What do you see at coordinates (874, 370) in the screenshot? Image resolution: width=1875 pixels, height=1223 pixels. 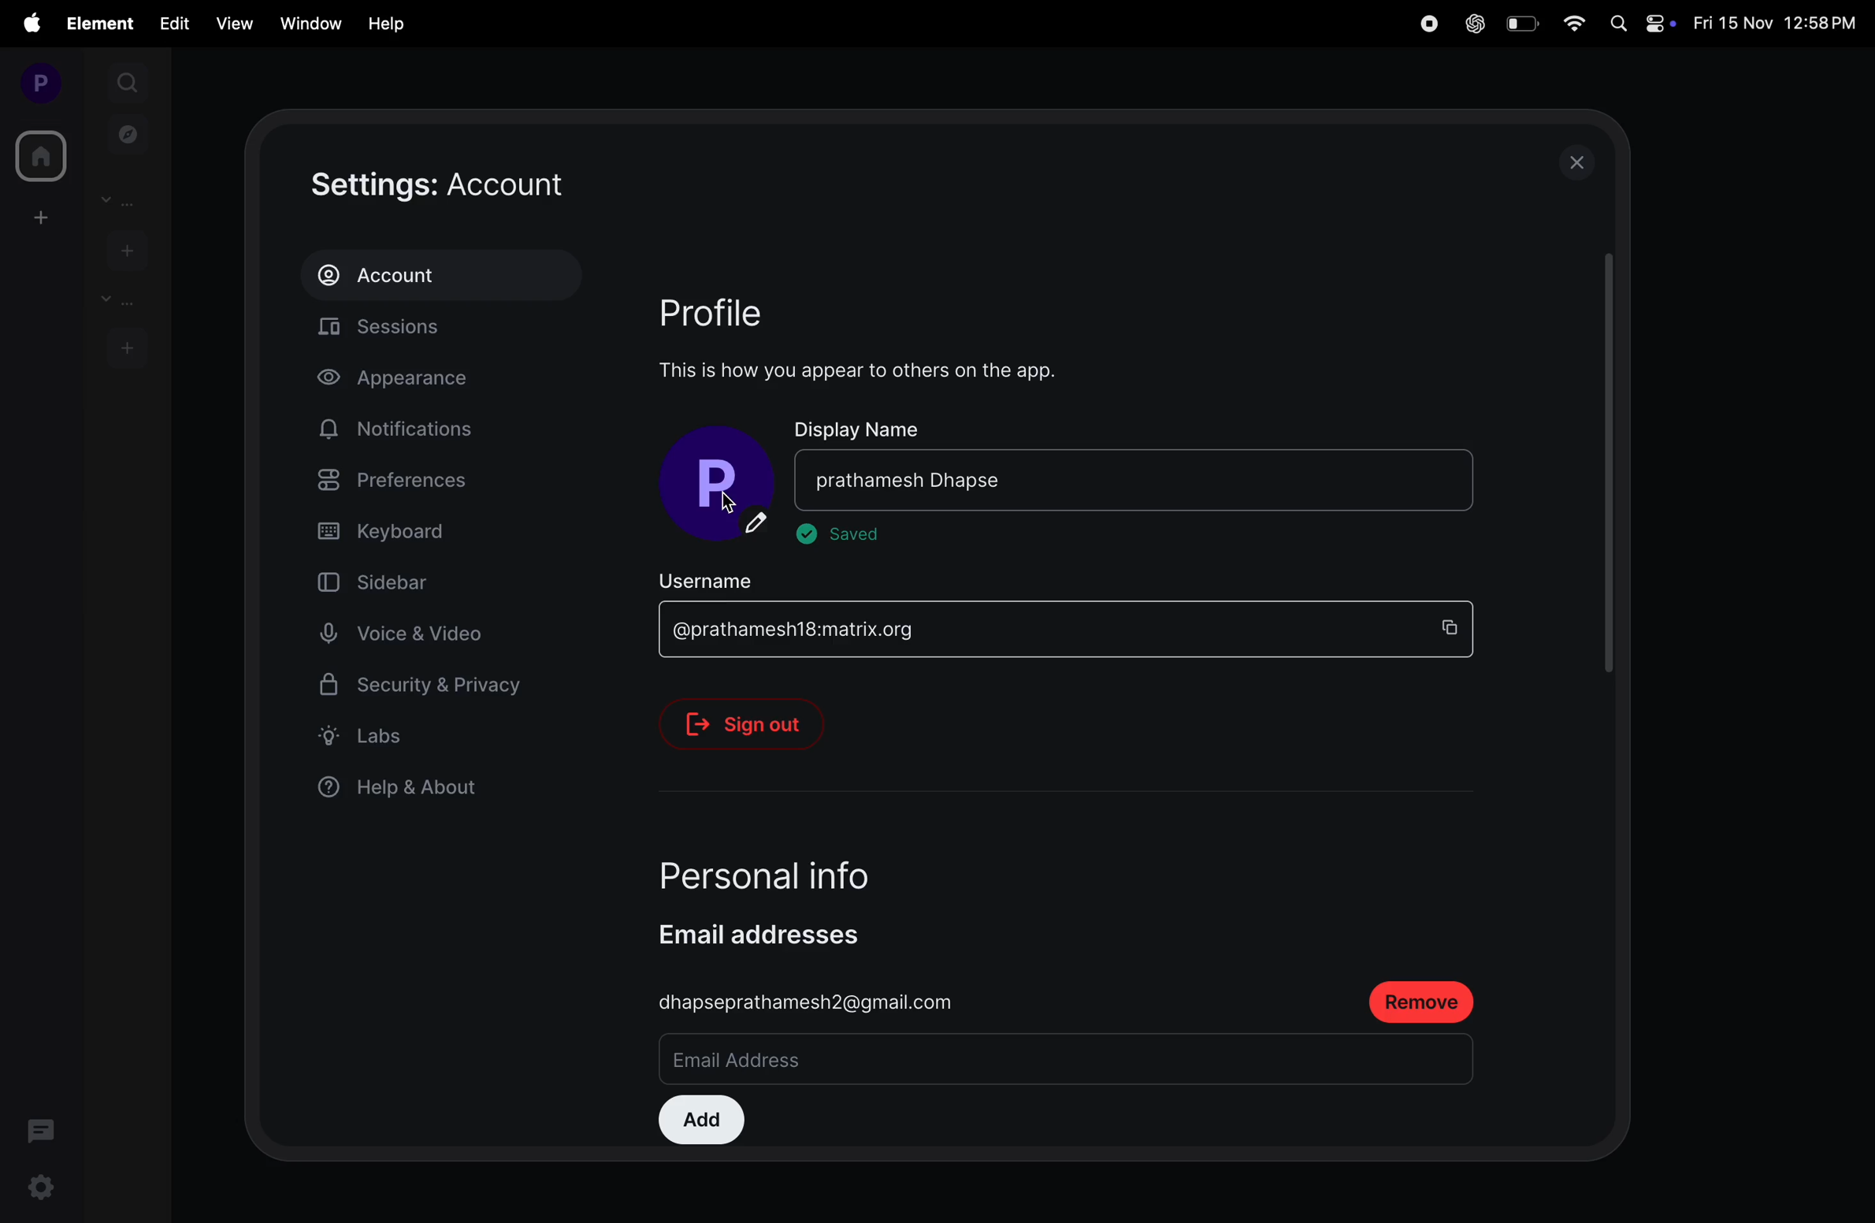 I see `this is how you appear on other app` at bounding box center [874, 370].